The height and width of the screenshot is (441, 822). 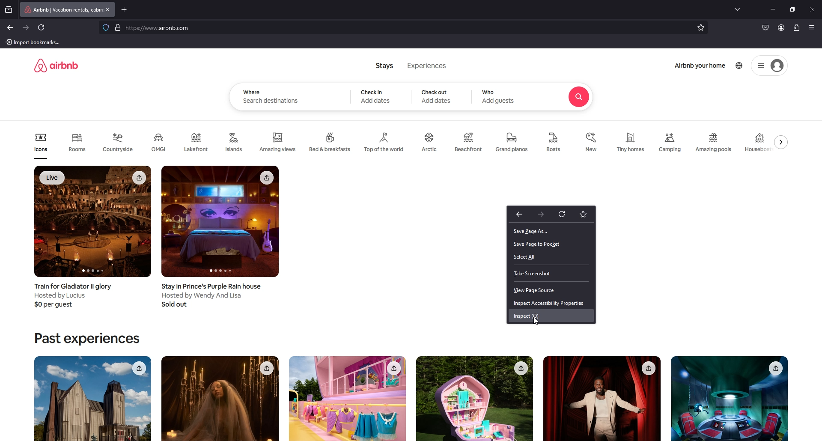 I want to click on world, so click(x=740, y=65).